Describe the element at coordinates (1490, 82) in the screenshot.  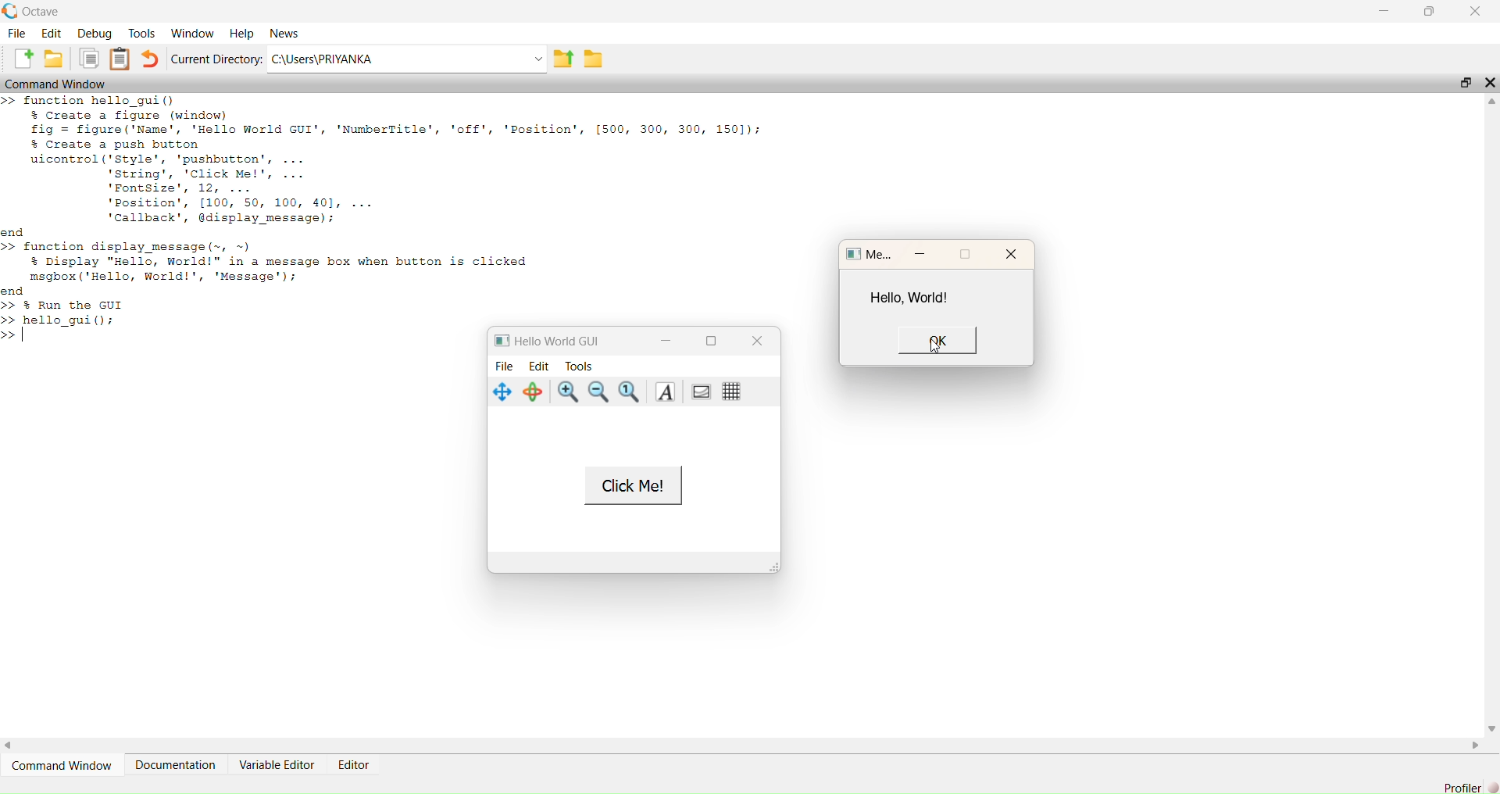
I see `close` at that location.